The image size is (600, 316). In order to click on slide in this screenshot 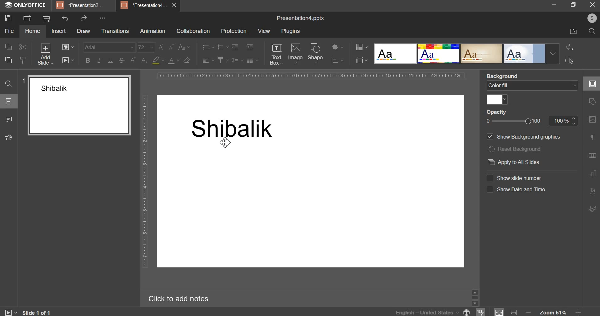, I will do `click(591, 85)`.